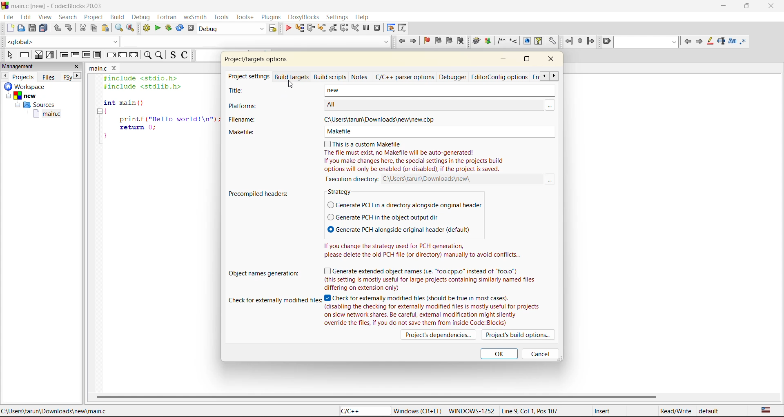 The image size is (784, 417). I want to click on maximize, so click(529, 60).